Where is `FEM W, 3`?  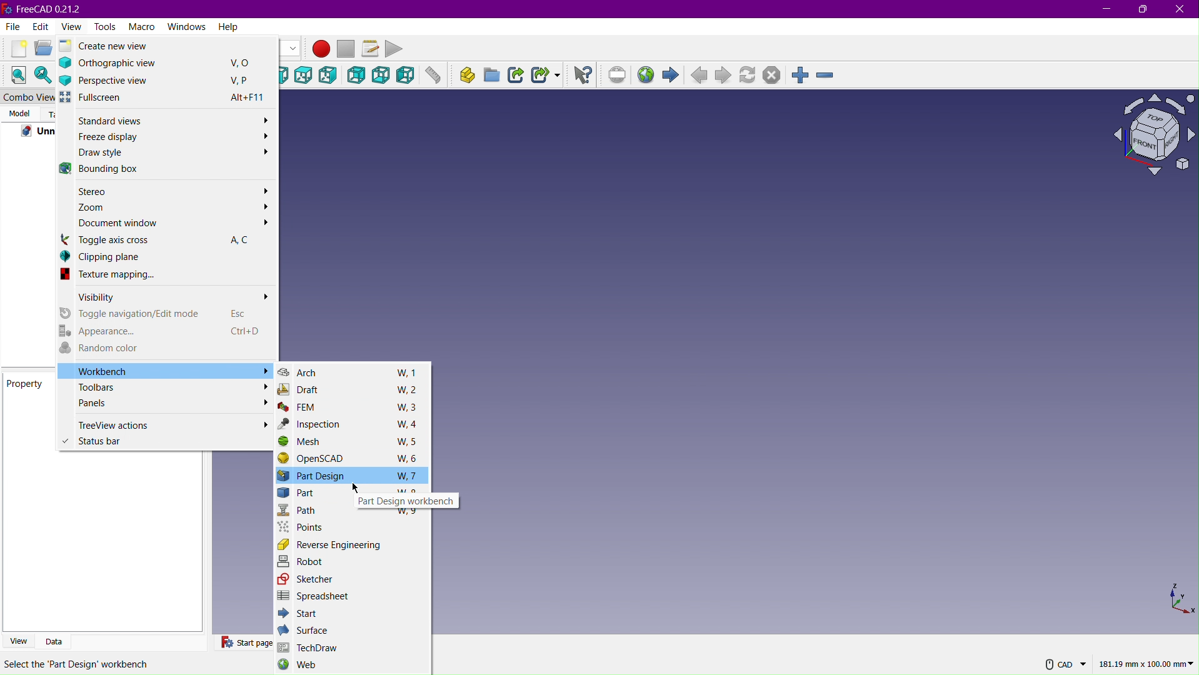 FEM W, 3 is located at coordinates (355, 408).